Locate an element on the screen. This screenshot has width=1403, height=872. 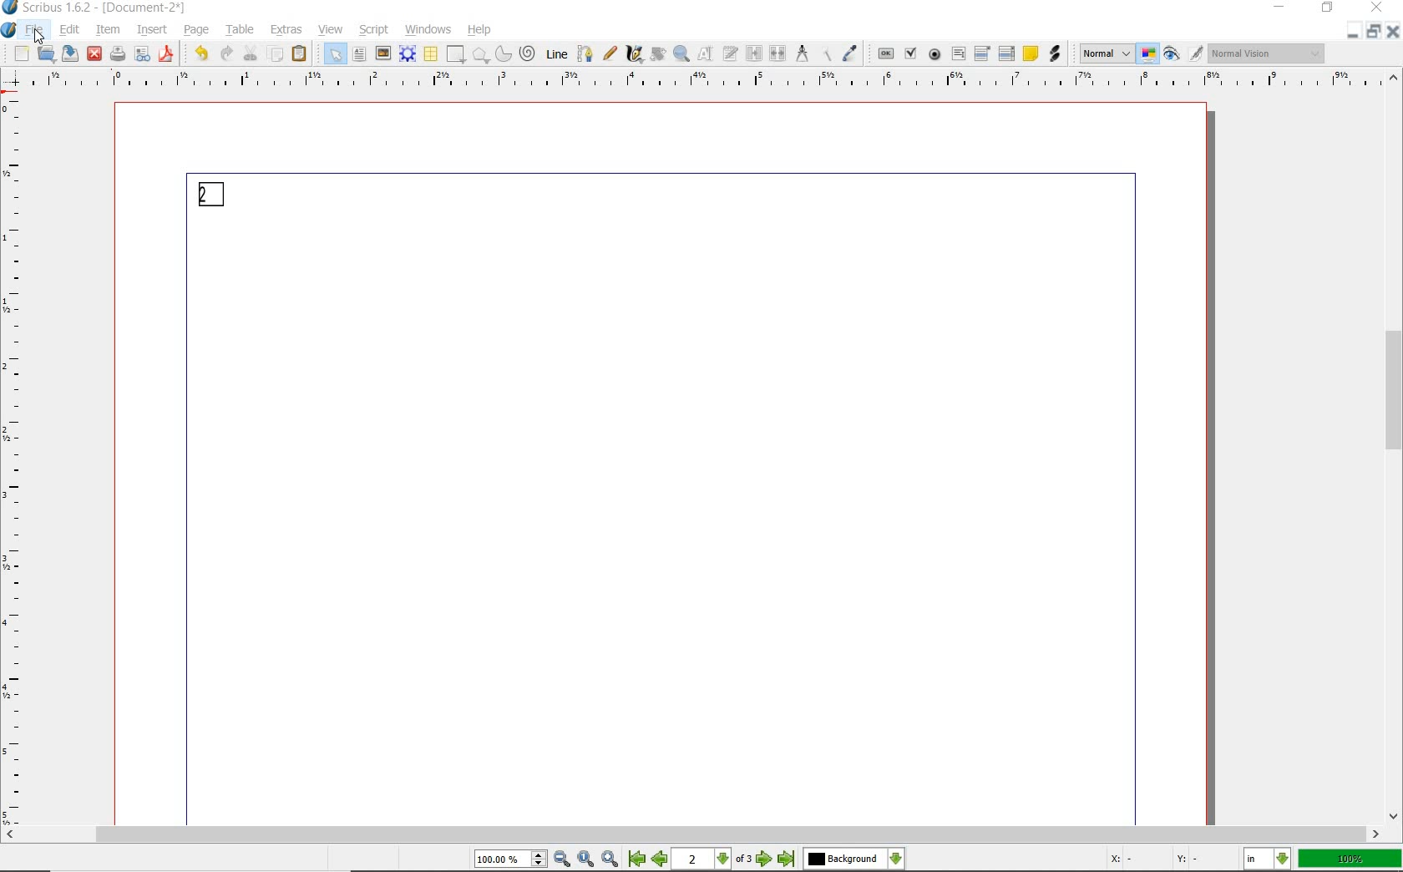
table is located at coordinates (241, 31).